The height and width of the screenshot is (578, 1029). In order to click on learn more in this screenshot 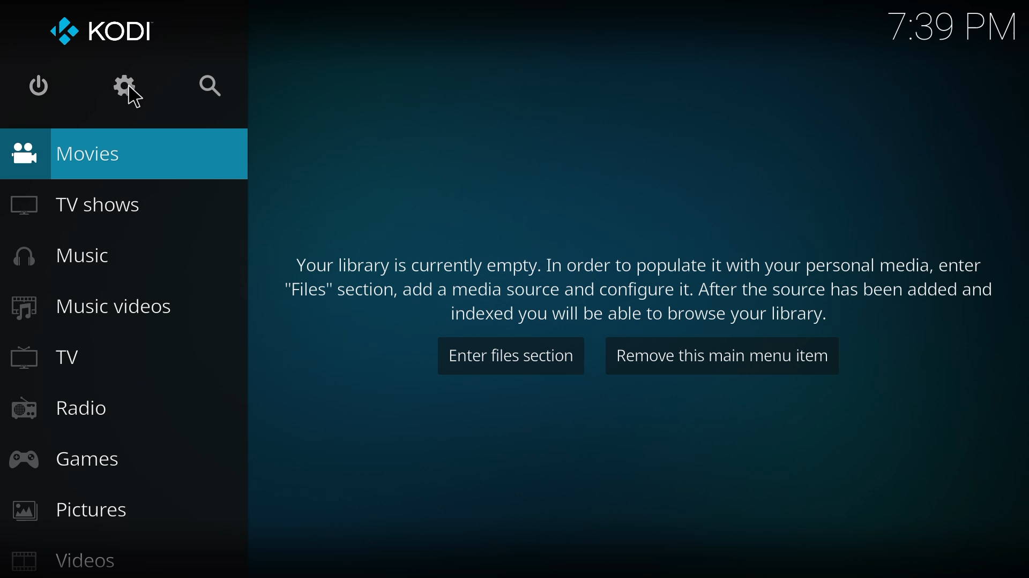, I will do `click(639, 289)`.